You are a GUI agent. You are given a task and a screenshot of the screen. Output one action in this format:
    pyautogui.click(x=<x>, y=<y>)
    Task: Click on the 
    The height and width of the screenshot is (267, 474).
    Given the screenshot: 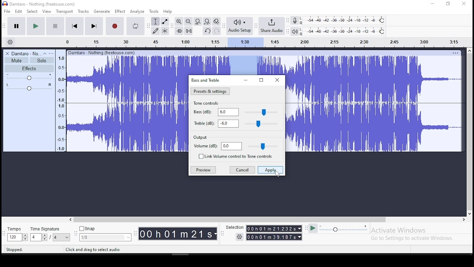 What is the action you would take?
    pyautogui.click(x=224, y=26)
    